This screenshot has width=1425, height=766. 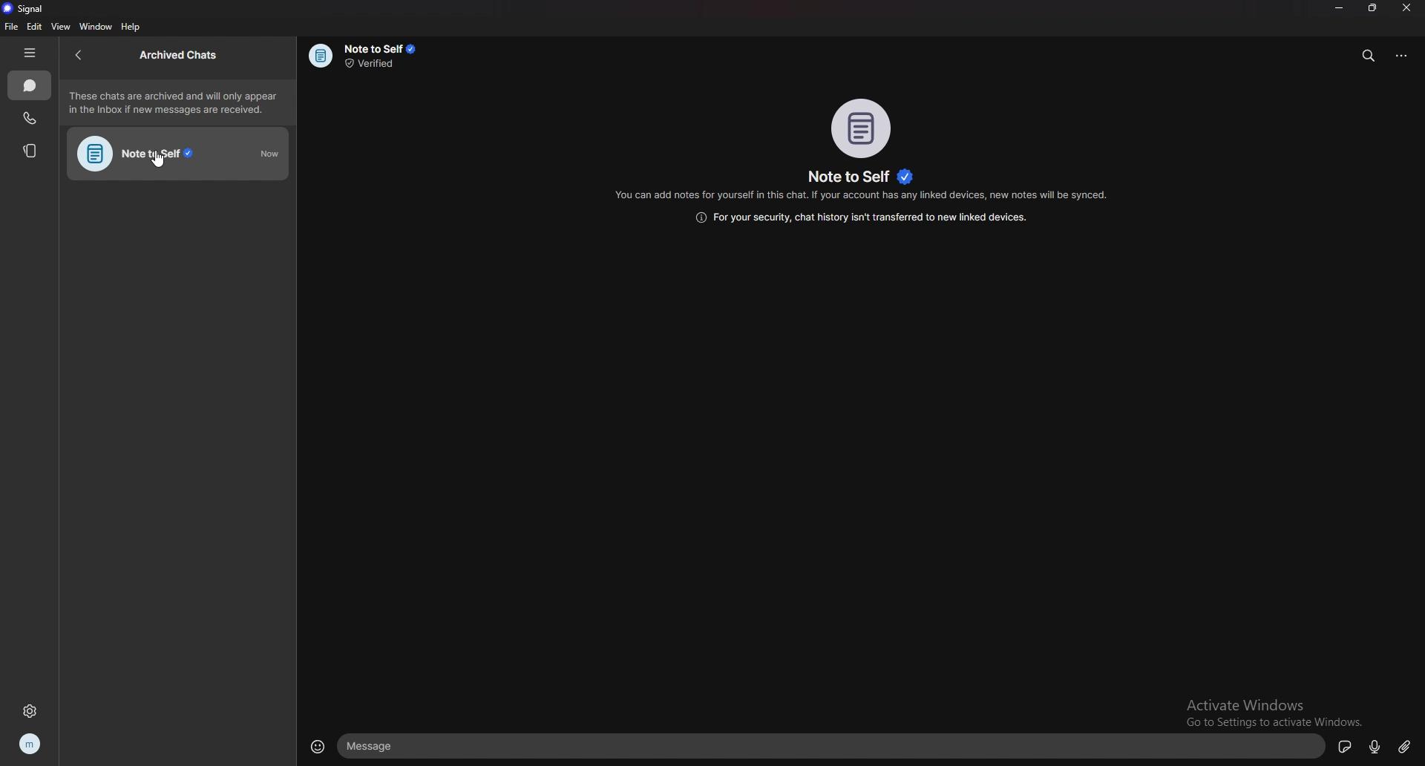 What do you see at coordinates (177, 154) in the screenshot?
I see `note to self` at bounding box center [177, 154].